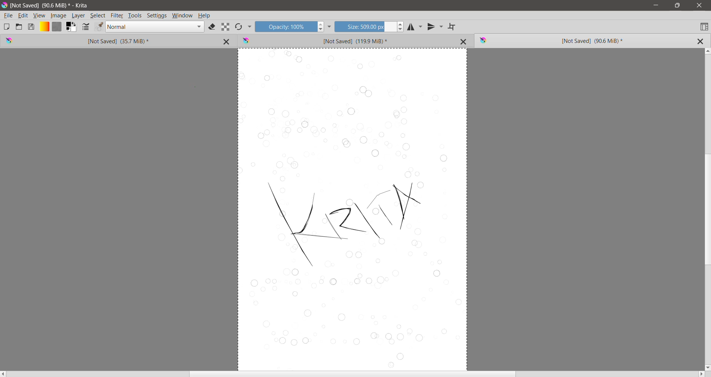 This screenshot has height=377, width=711. I want to click on Fill Gradients, so click(44, 27).